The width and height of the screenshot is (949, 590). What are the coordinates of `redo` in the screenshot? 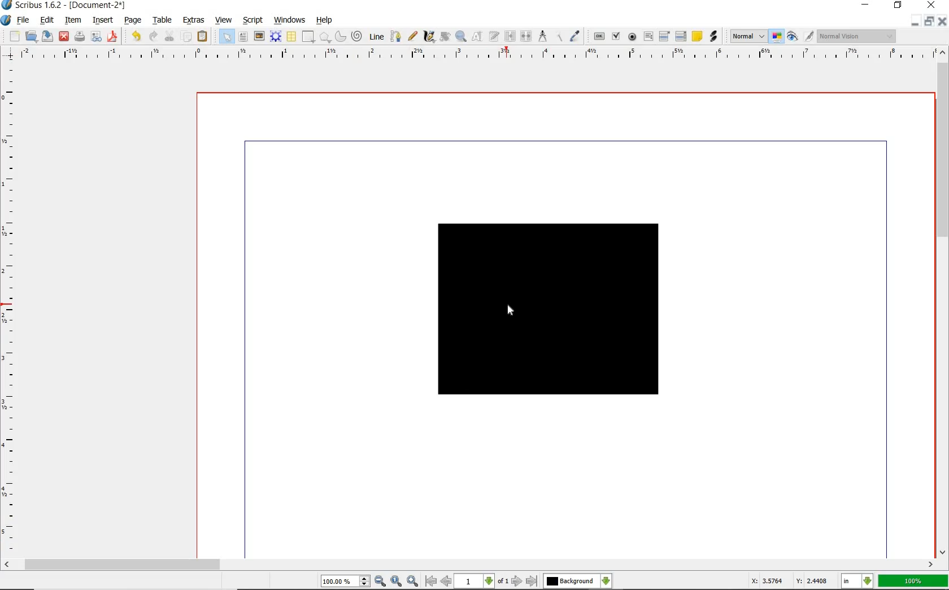 It's located at (153, 37).